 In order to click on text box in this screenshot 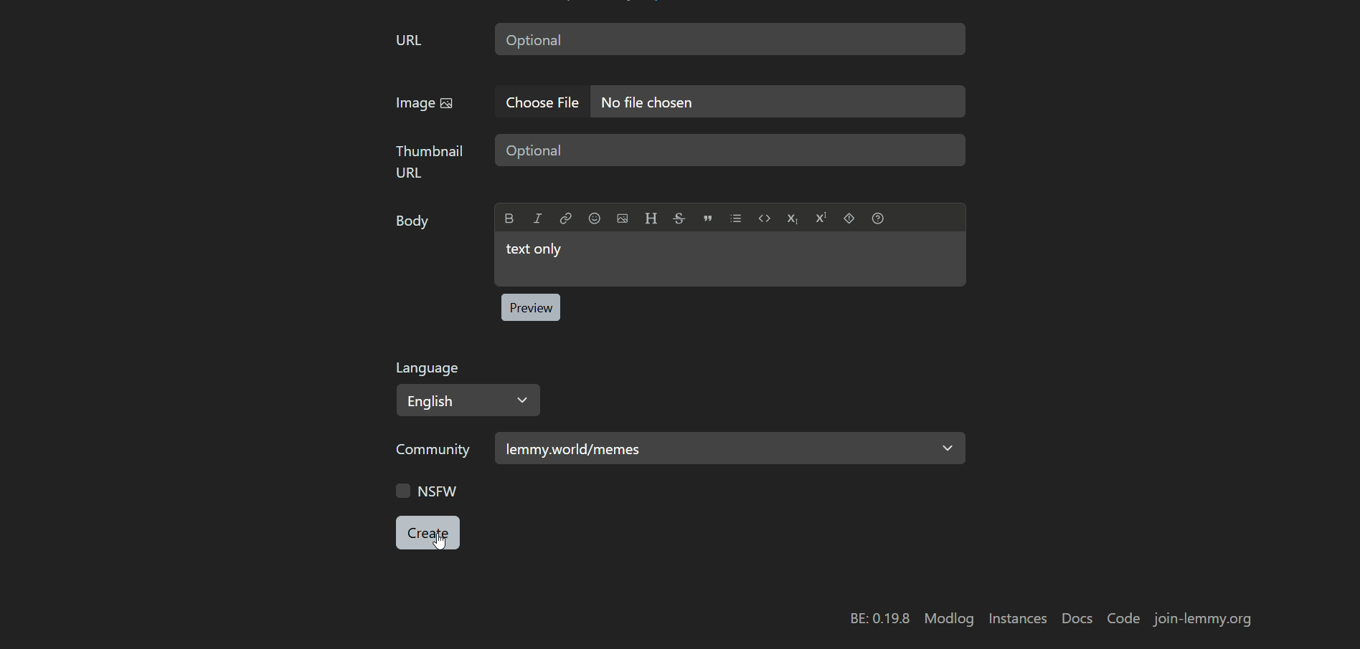, I will do `click(730, 150)`.